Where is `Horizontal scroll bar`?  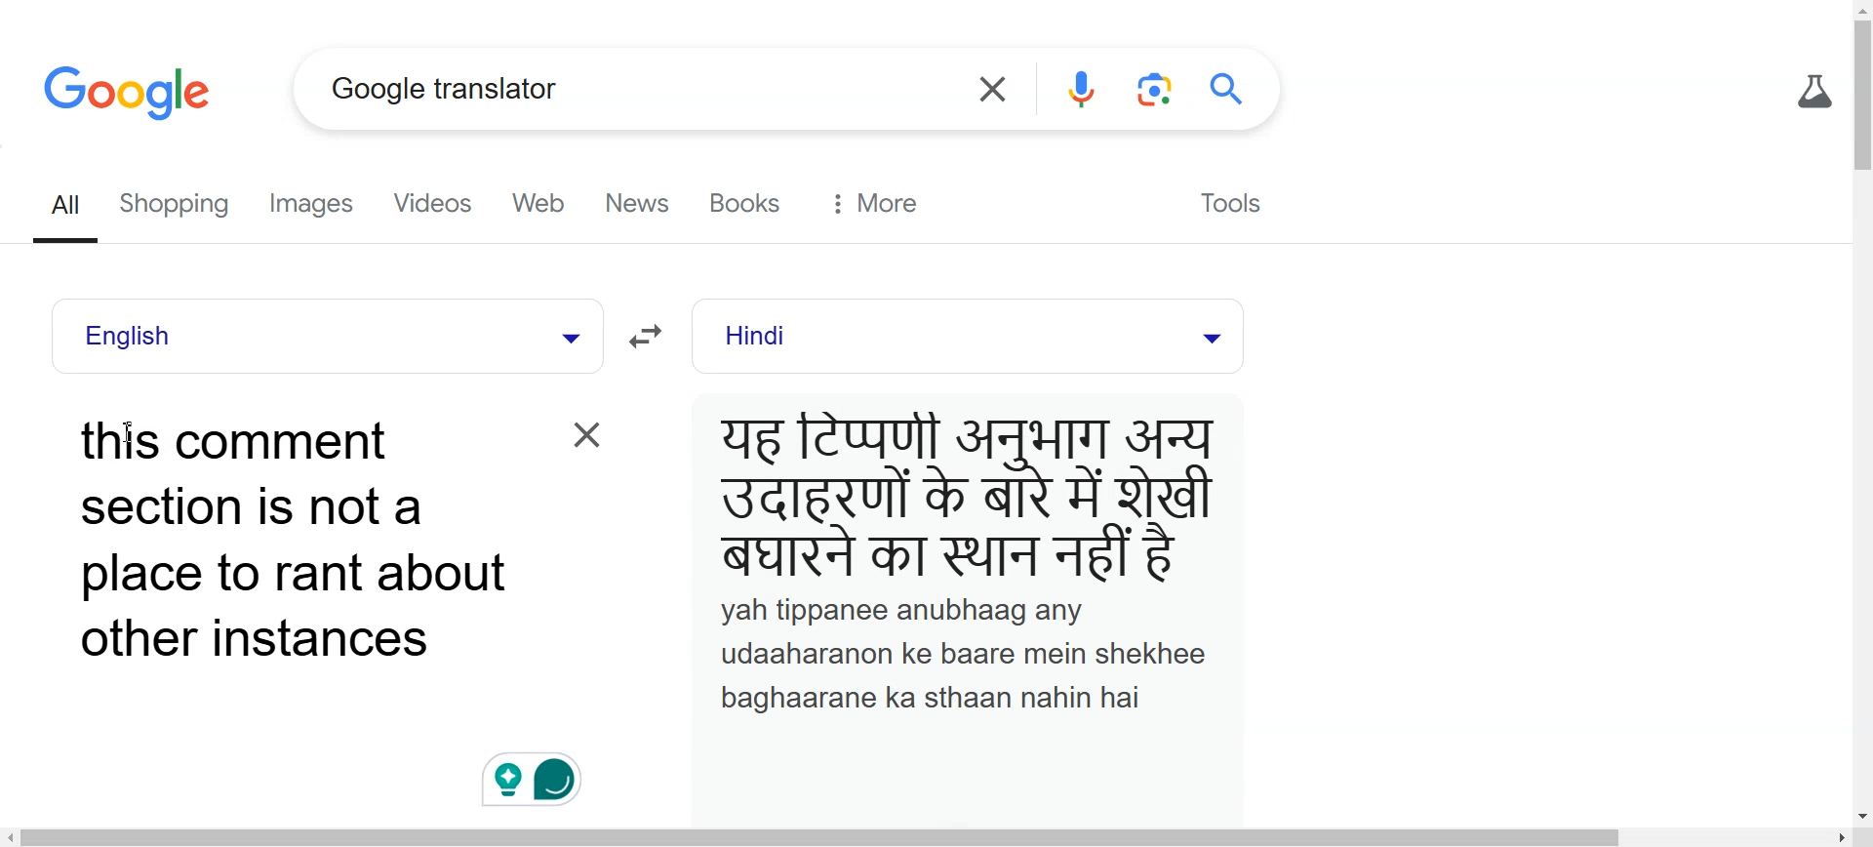 Horizontal scroll bar is located at coordinates (936, 836).